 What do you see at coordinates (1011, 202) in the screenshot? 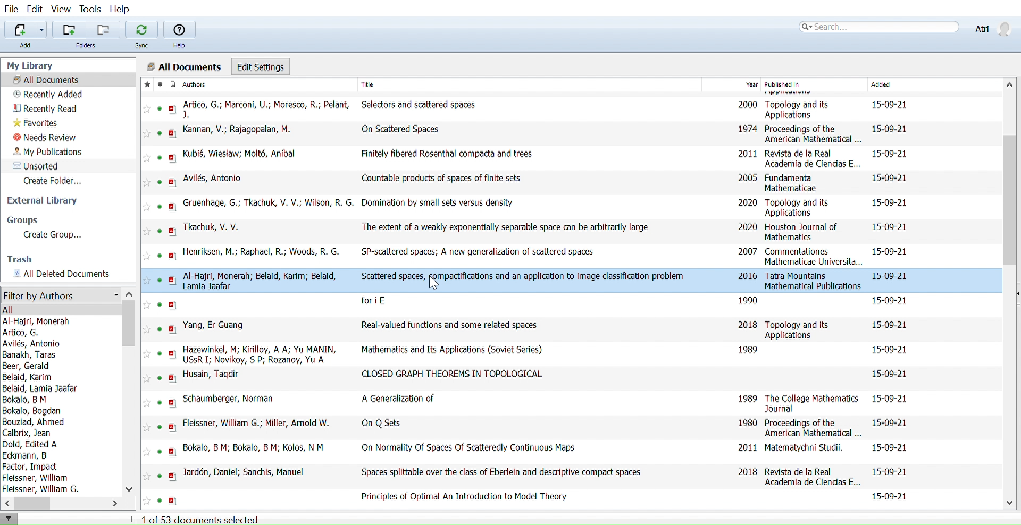
I see `Vrtical scrollbar for all files` at bounding box center [1011, 202].